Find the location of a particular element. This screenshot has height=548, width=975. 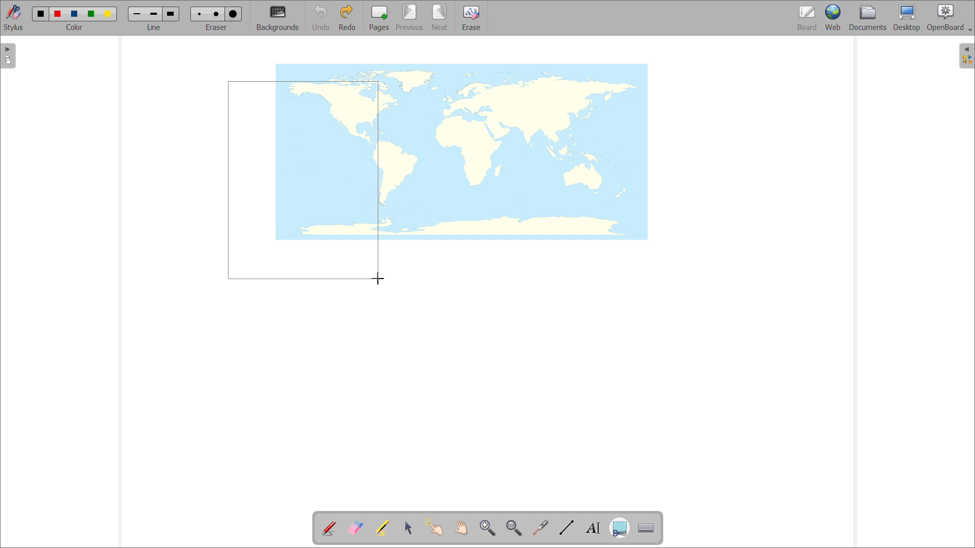

next page is located at coordinates (440, 17).